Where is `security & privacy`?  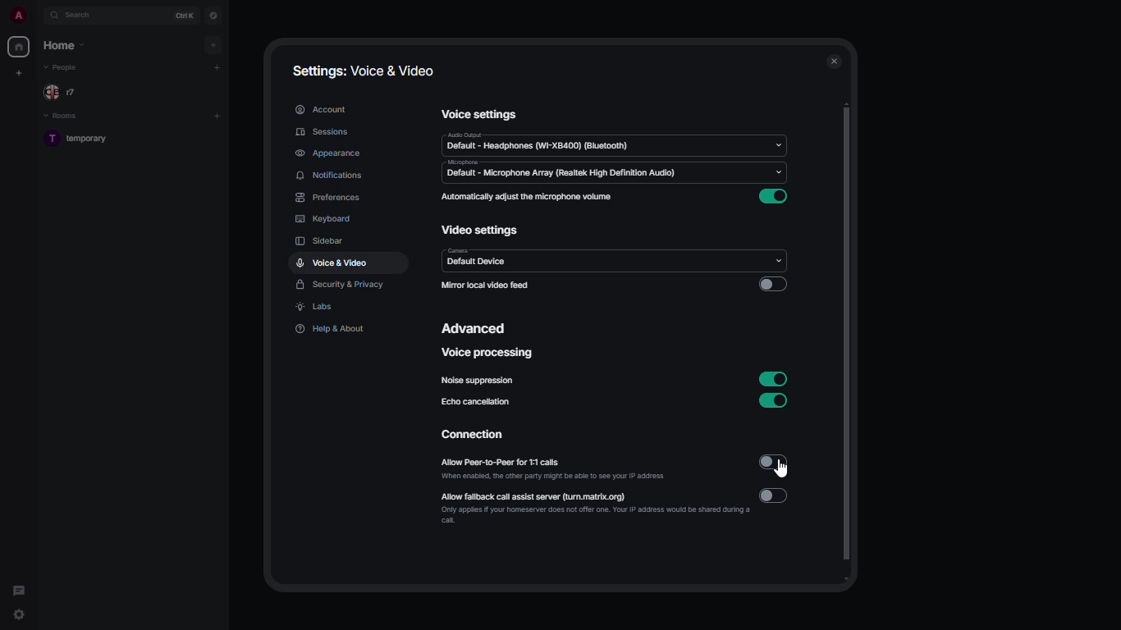
security & privacy is located at coordinates (341, 285).